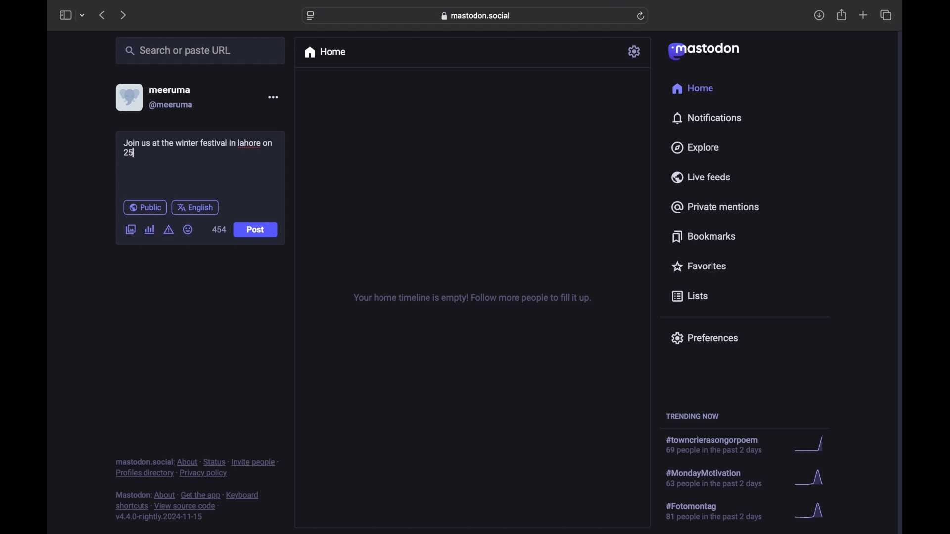 Image resolution: width=950 pixels, height=534 pixels. What do you see at coordinates (703, 50) in the screenshot?
I see `mastodon` at bounding box center [703, 50].